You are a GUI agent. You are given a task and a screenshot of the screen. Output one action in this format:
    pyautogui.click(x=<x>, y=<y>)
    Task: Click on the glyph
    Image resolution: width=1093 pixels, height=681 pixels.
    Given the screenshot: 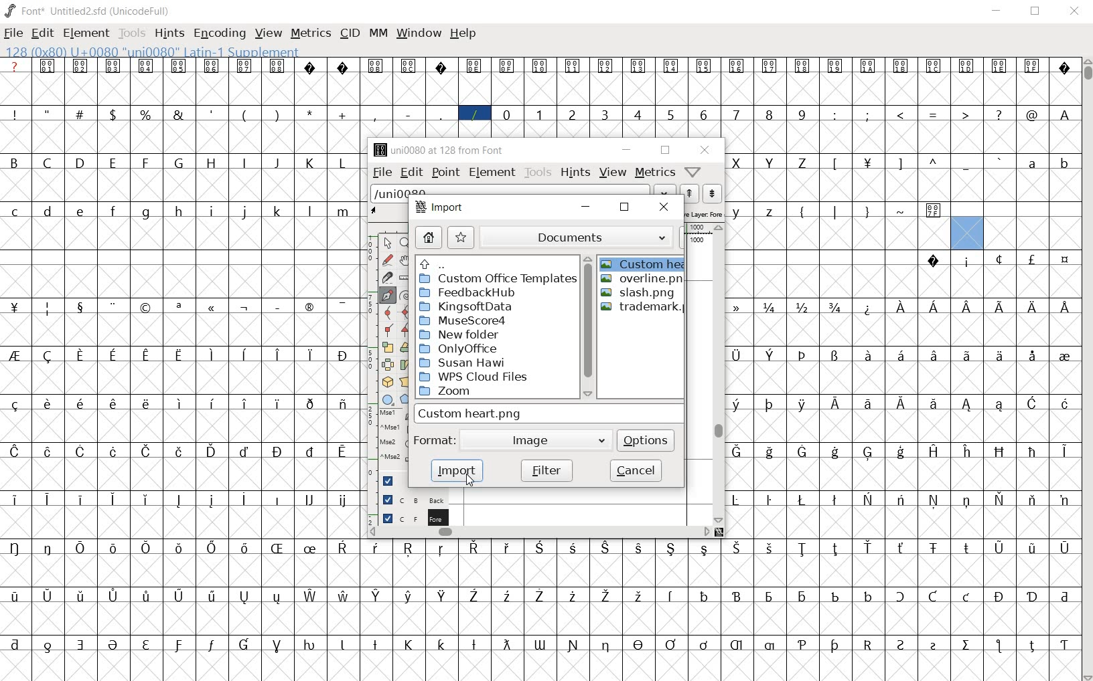 What is the action you would take?
    pyautogui.click(x=933, y=261)
    